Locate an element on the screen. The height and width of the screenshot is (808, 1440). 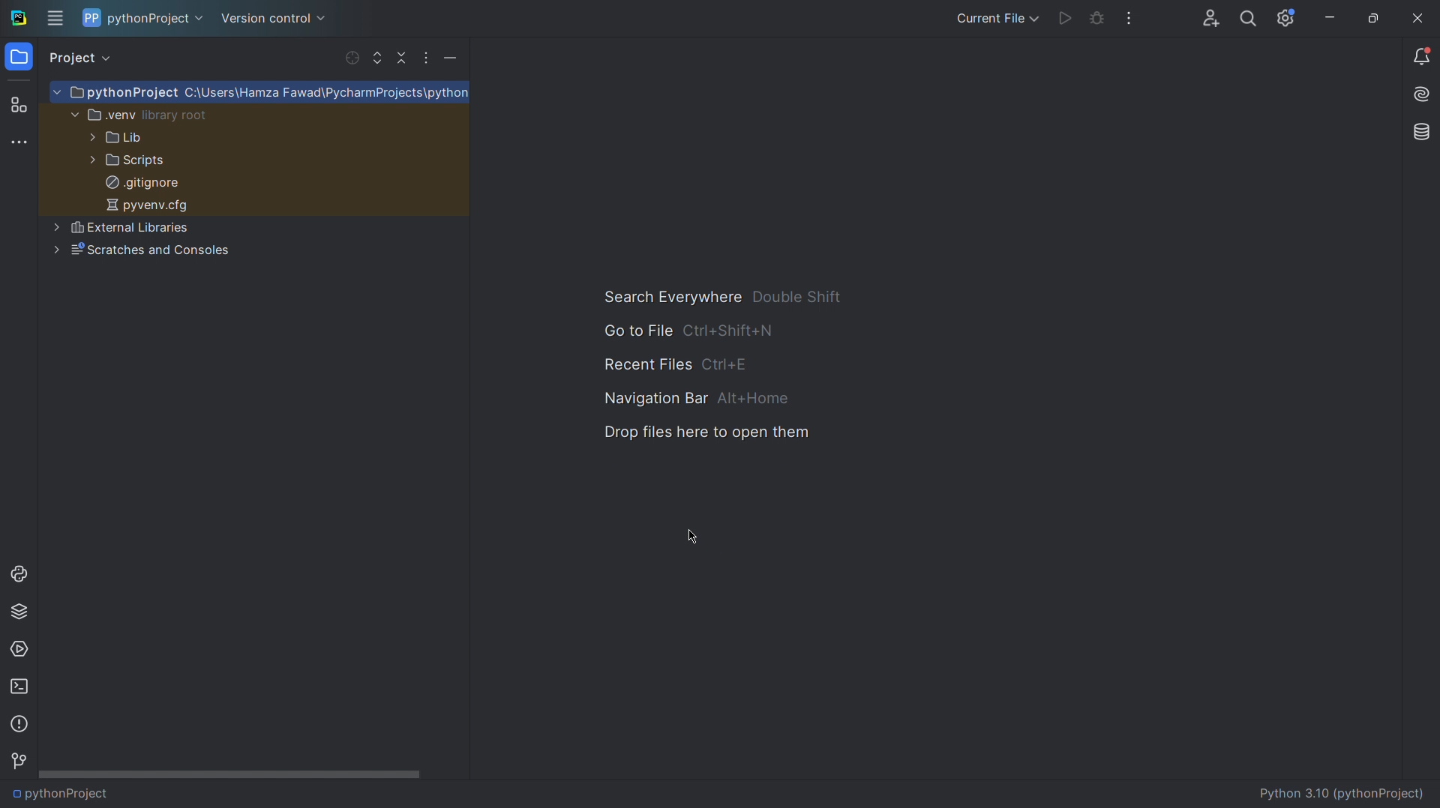
Application Menu is located at coordinates (57, 19).